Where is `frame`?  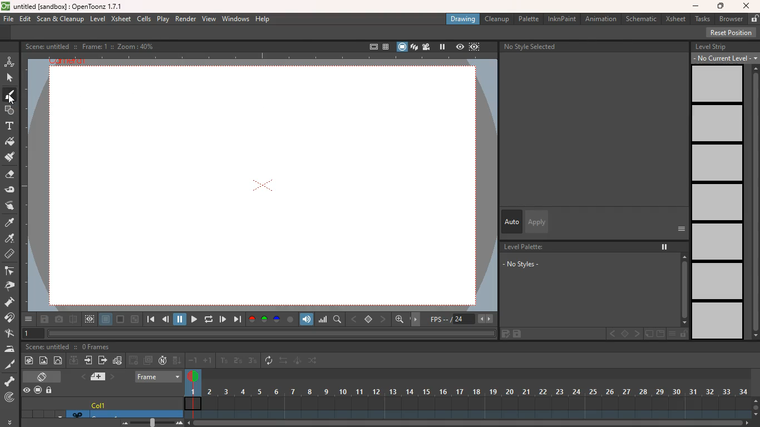 frame is located at coordinates (159, 375).